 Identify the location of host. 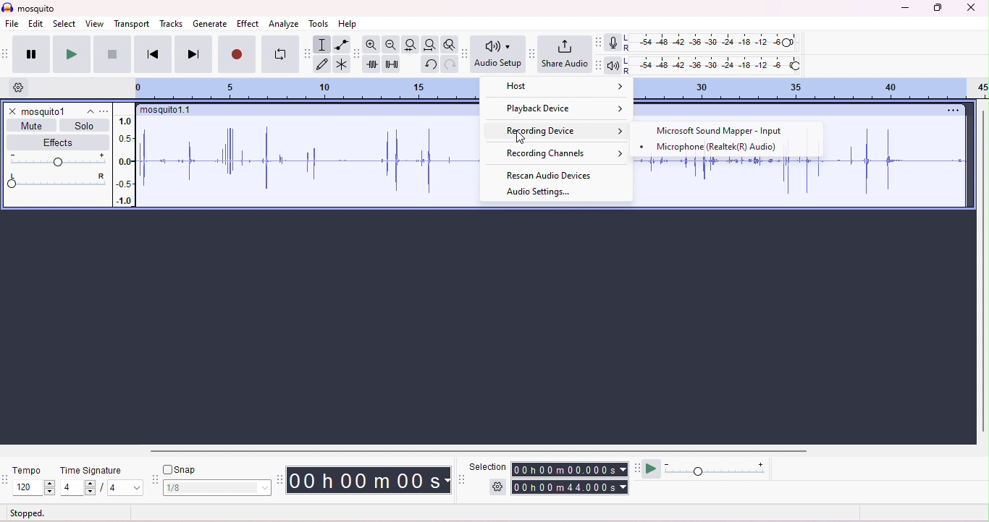
(560, 90).